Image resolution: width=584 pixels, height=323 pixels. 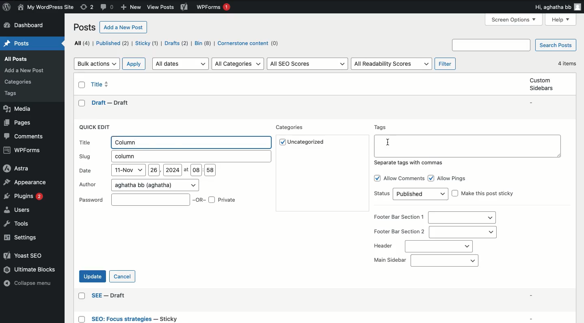 I want to click on Main sidebar, so click(x=424, y=260).